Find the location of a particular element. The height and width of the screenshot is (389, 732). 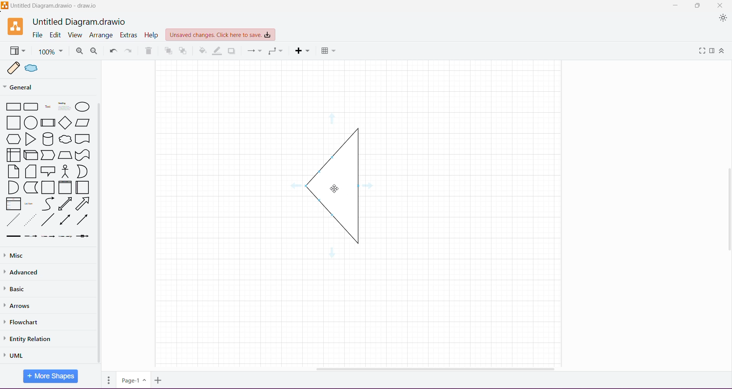

Format is located at coordinates (712, 51).